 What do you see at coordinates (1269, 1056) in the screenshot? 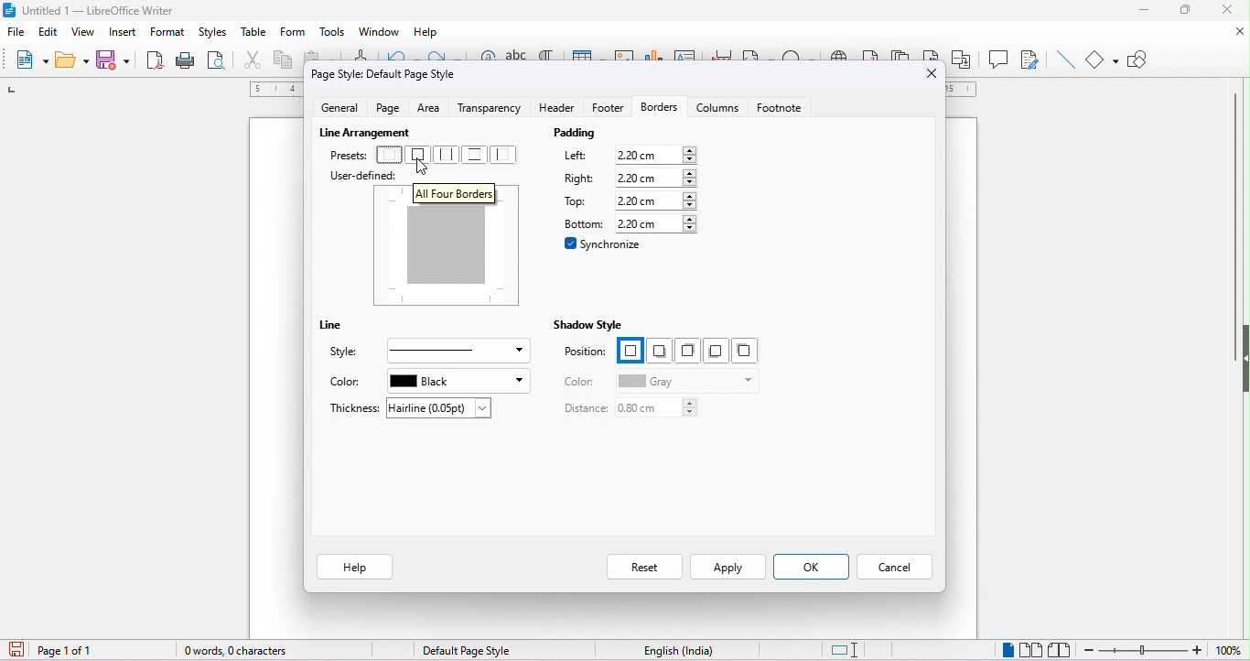
I see `` at bounding box center [1269, 1056].